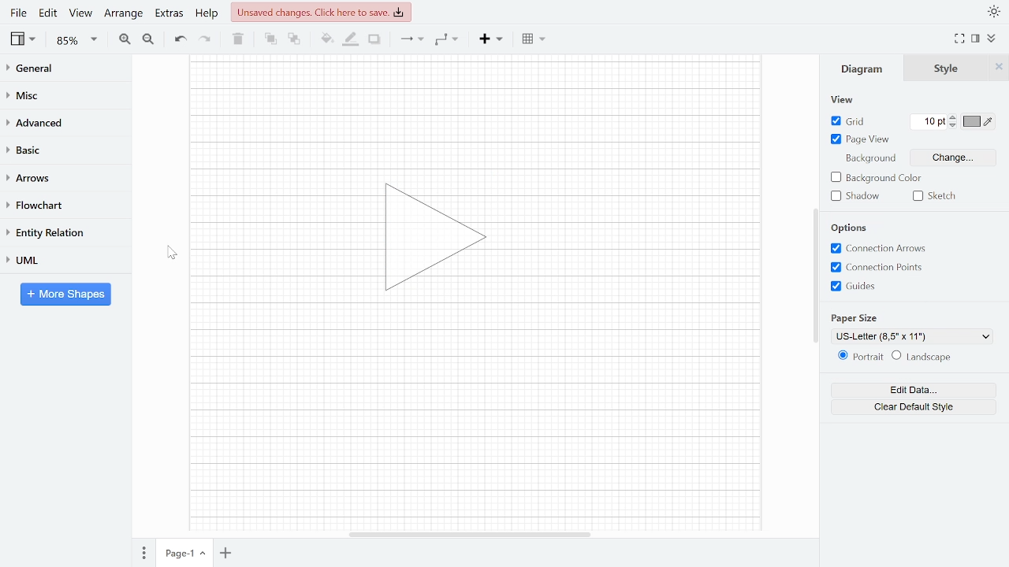  What do you see at coordinates (229, 554) in the screenshot?
I see `Add page` at bounding box center [229, 554].